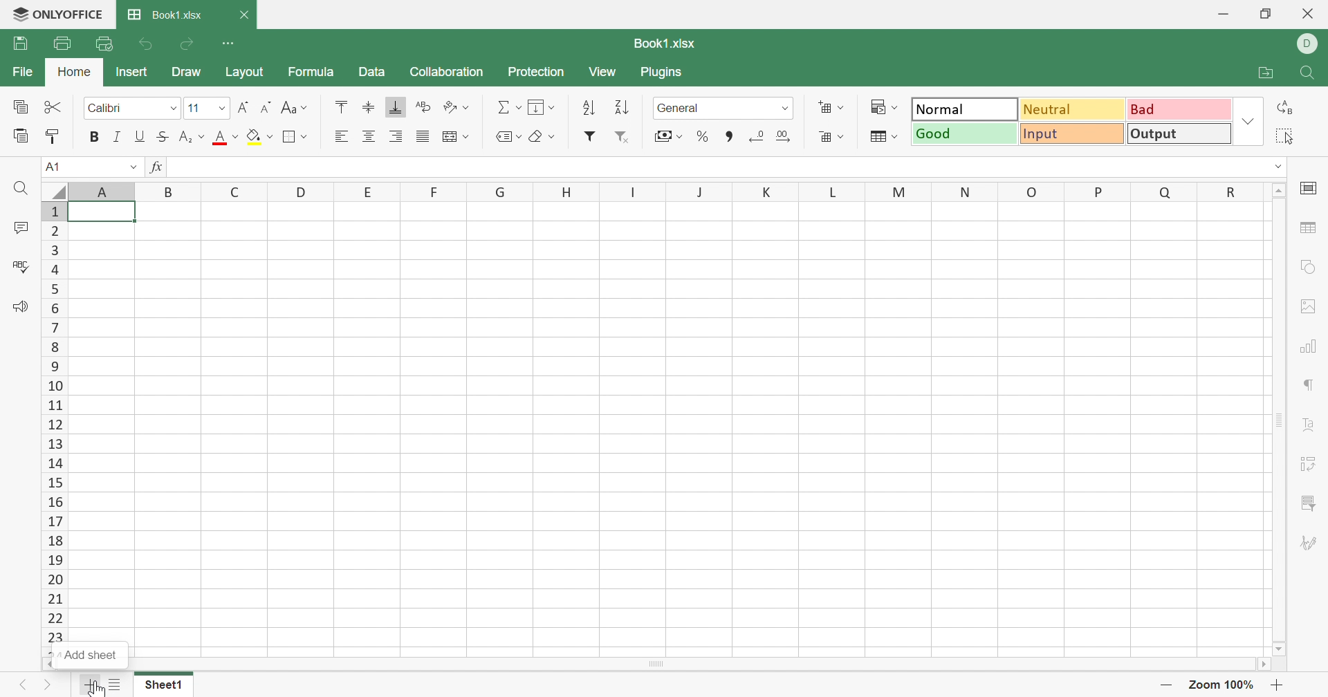 This screenshot has height=697, width=1328. What do you see at coordinates (1309, 13) in the screenshot?
I see `Close` at bounding box center [1309, 13].